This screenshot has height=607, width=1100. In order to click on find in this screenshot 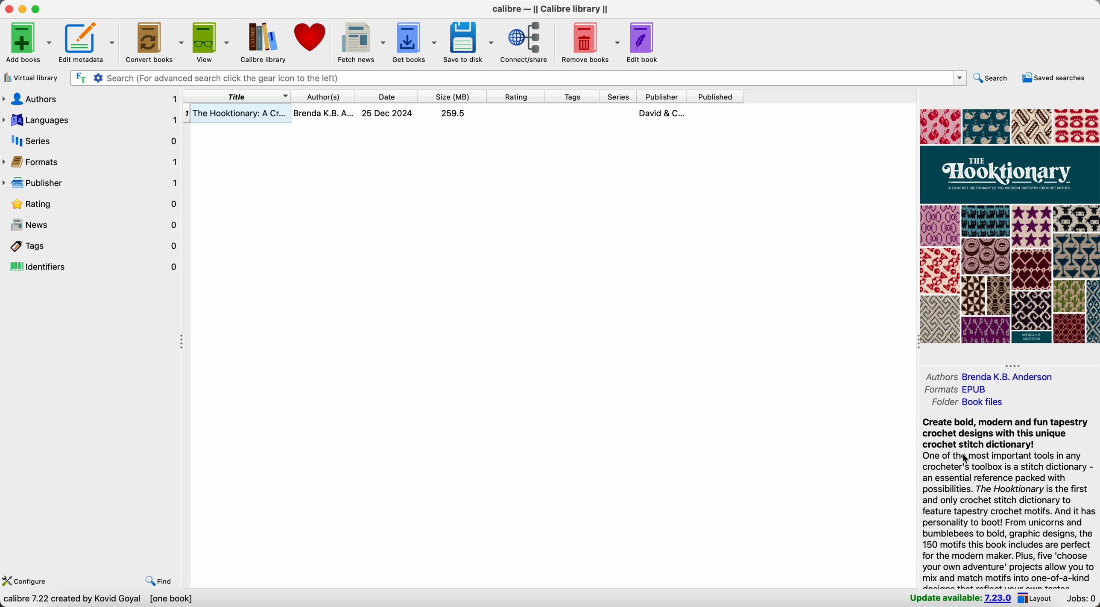, I will do `click(158, 581)`.